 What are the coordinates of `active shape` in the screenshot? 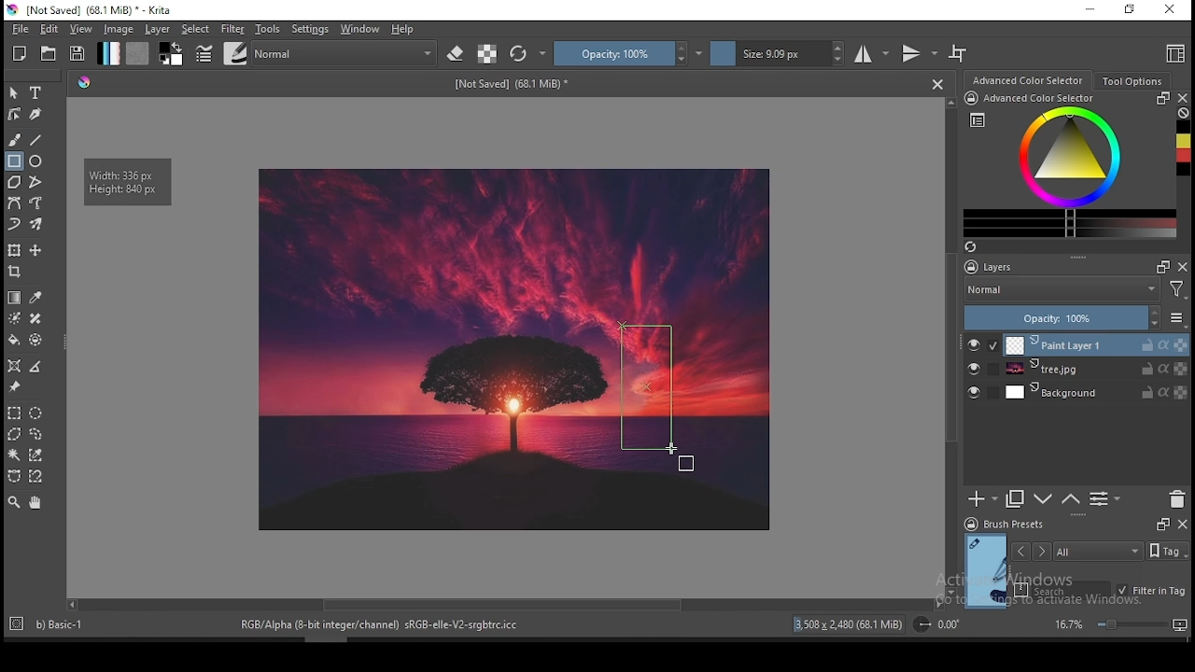 It's located at (643, 389).